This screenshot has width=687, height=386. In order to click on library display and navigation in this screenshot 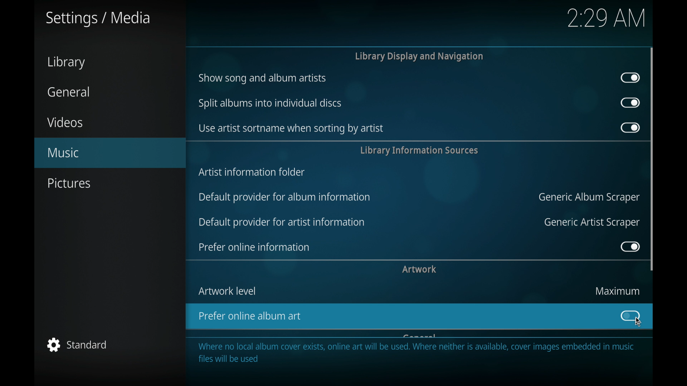, I will do `click(418, 56)`.